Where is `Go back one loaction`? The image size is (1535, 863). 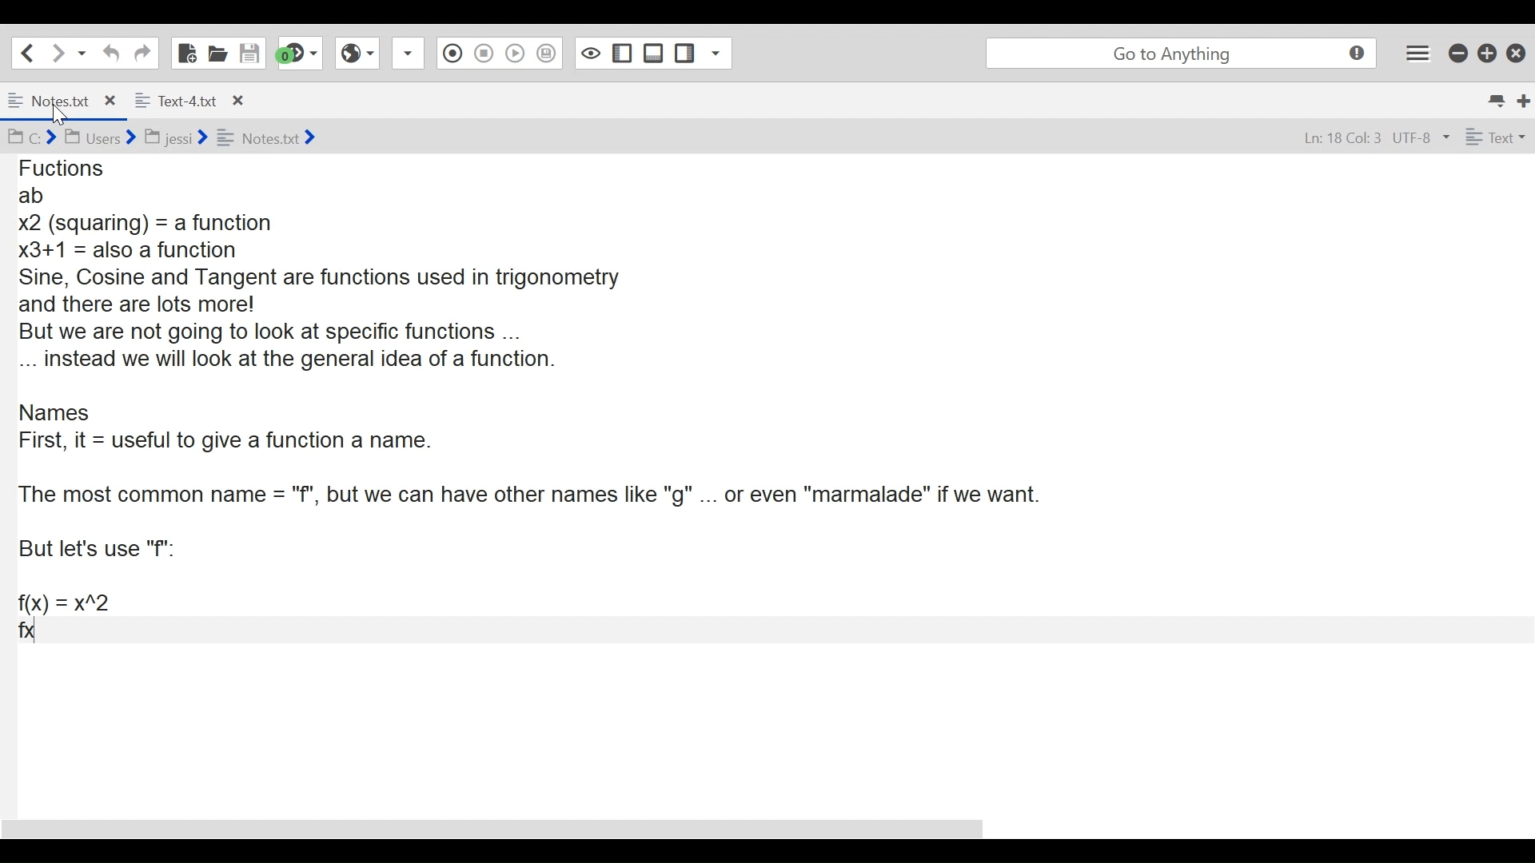 Go back one loaction is located at coordinates (26, 52).